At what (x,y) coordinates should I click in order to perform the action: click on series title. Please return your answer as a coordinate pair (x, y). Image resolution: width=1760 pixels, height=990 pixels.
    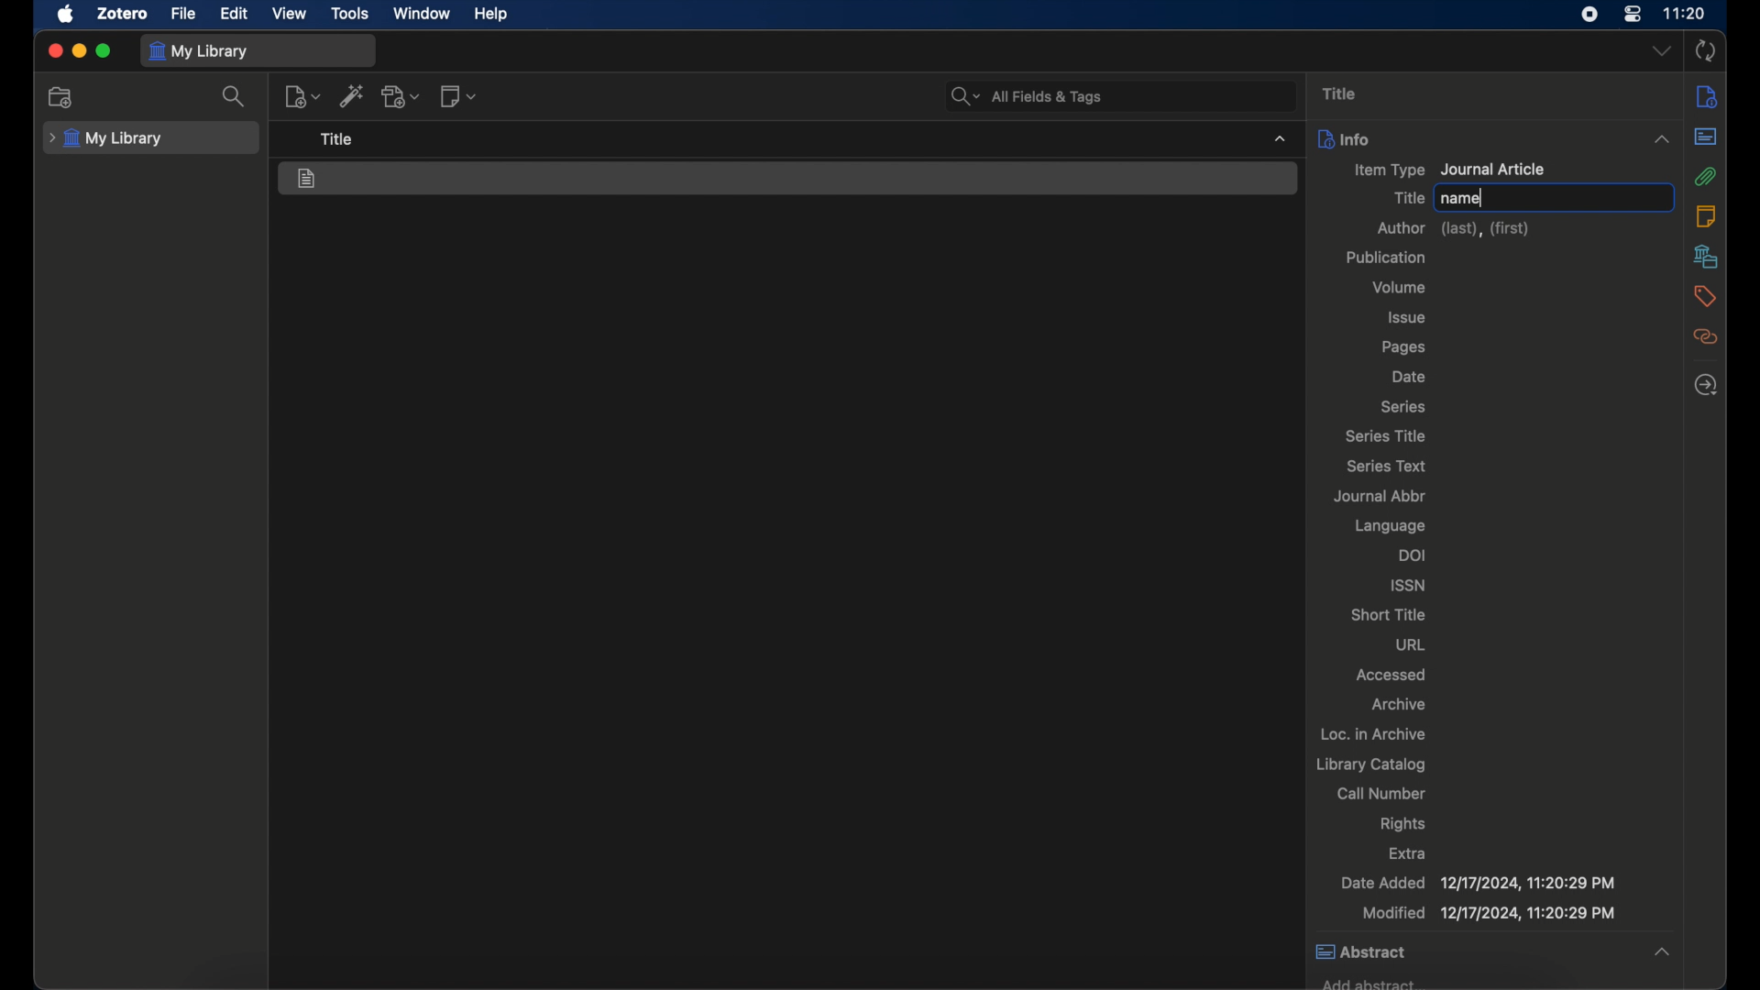
    Looking at the image, I should click on (1386, 437).